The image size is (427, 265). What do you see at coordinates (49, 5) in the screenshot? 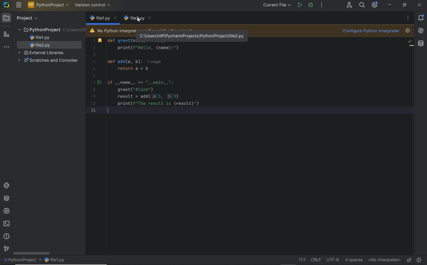
I see `project name` at bounding box center [49, 5].